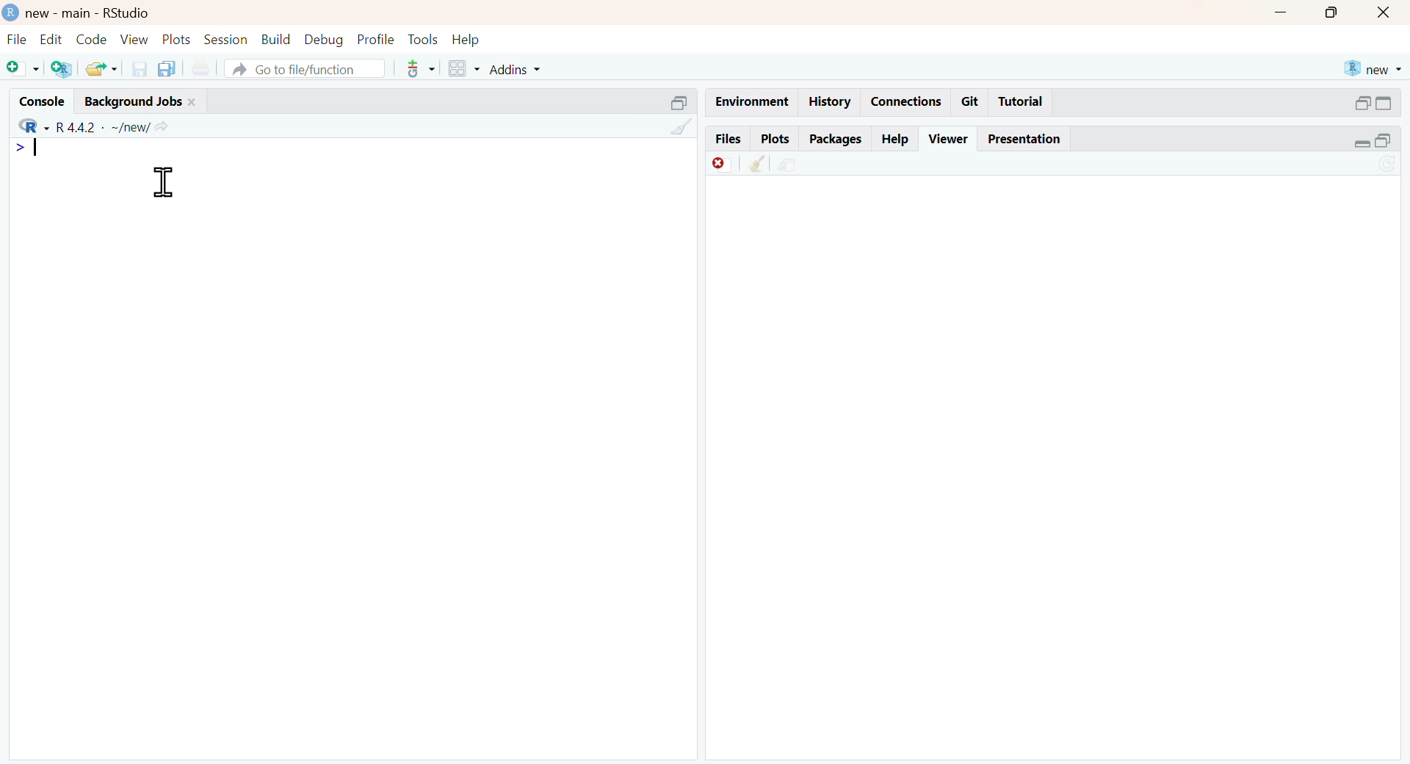  I want to click on history, so click(831, 103).